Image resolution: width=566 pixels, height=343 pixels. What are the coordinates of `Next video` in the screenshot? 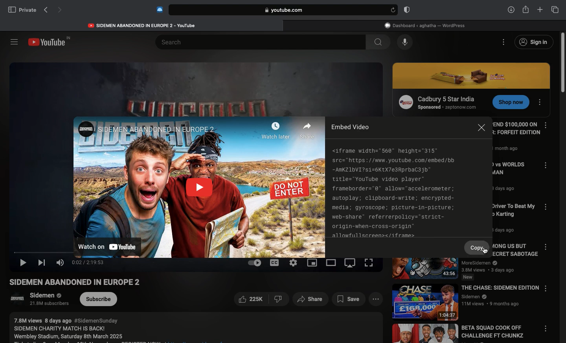 It's located at (43, 263).